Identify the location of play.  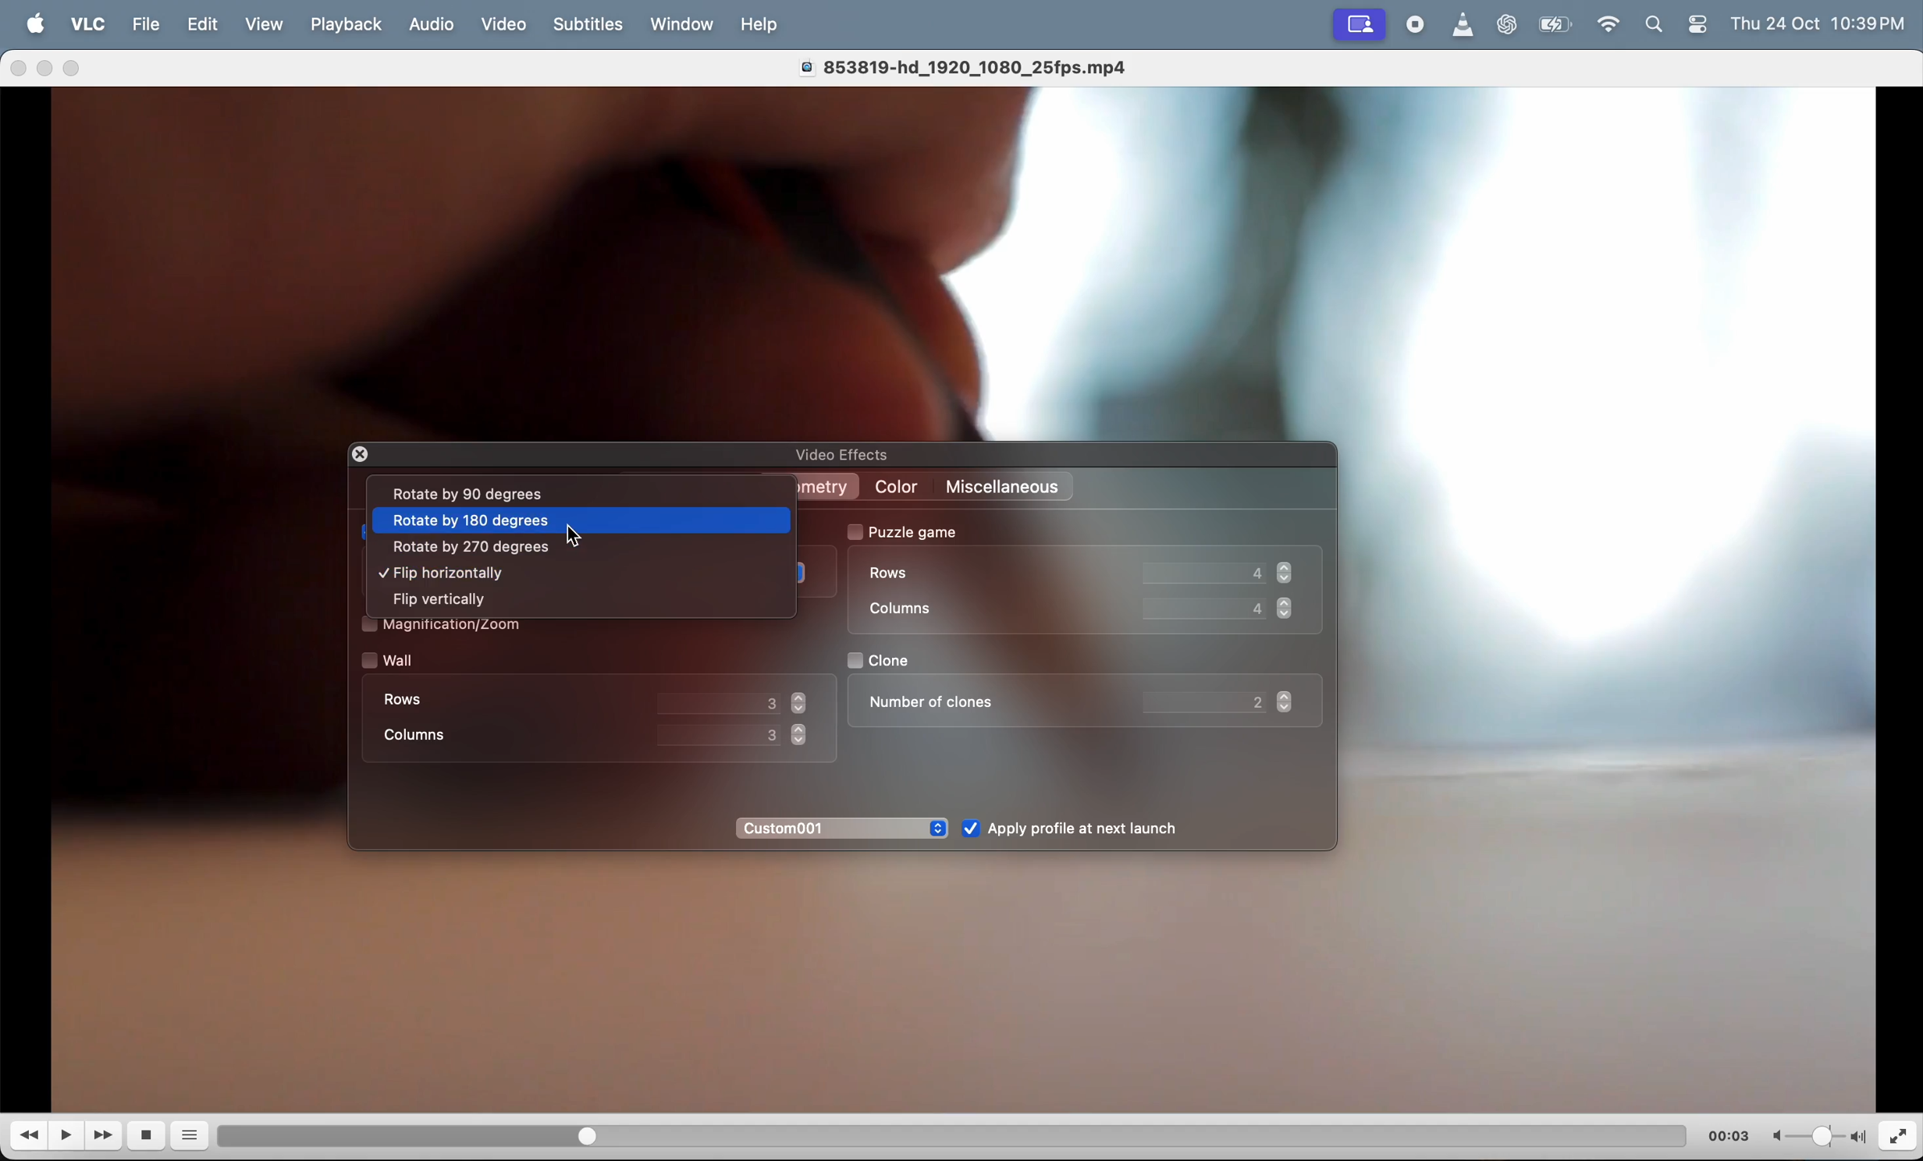
(69, 1135).